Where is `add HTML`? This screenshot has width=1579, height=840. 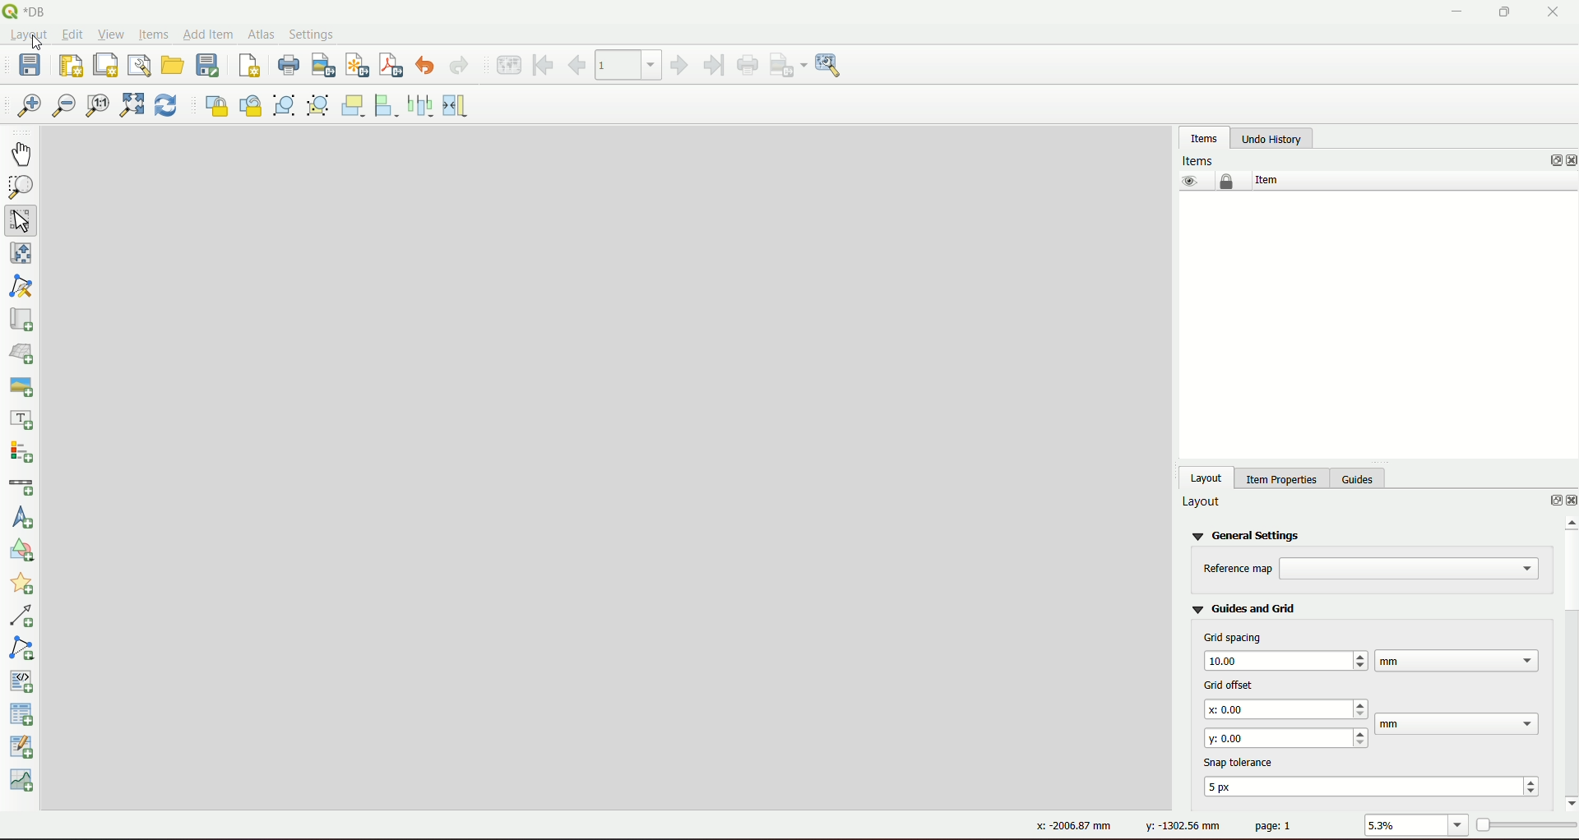 add HTML is located at coordinates (24, 680).